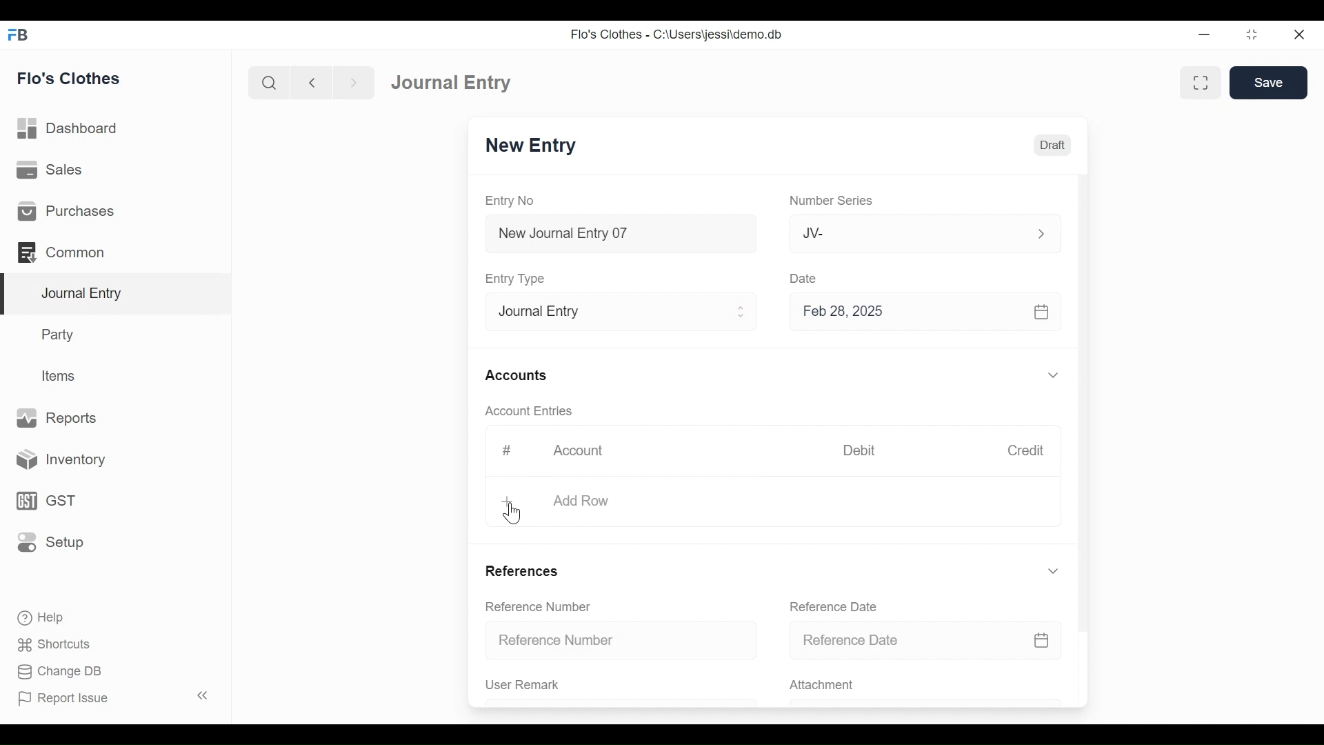 The height and width of the screenshot is (745, 1324). What do you see at coordinates (606, 640) in the screenshot?
I see `Reference Number` at bounding box center [606, 640].